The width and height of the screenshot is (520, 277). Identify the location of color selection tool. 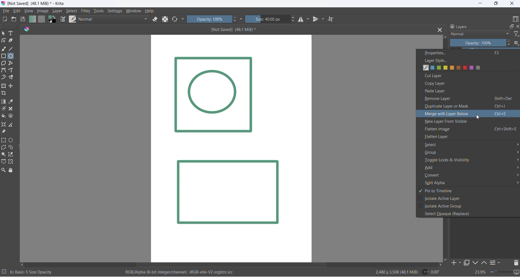
(11, 154).